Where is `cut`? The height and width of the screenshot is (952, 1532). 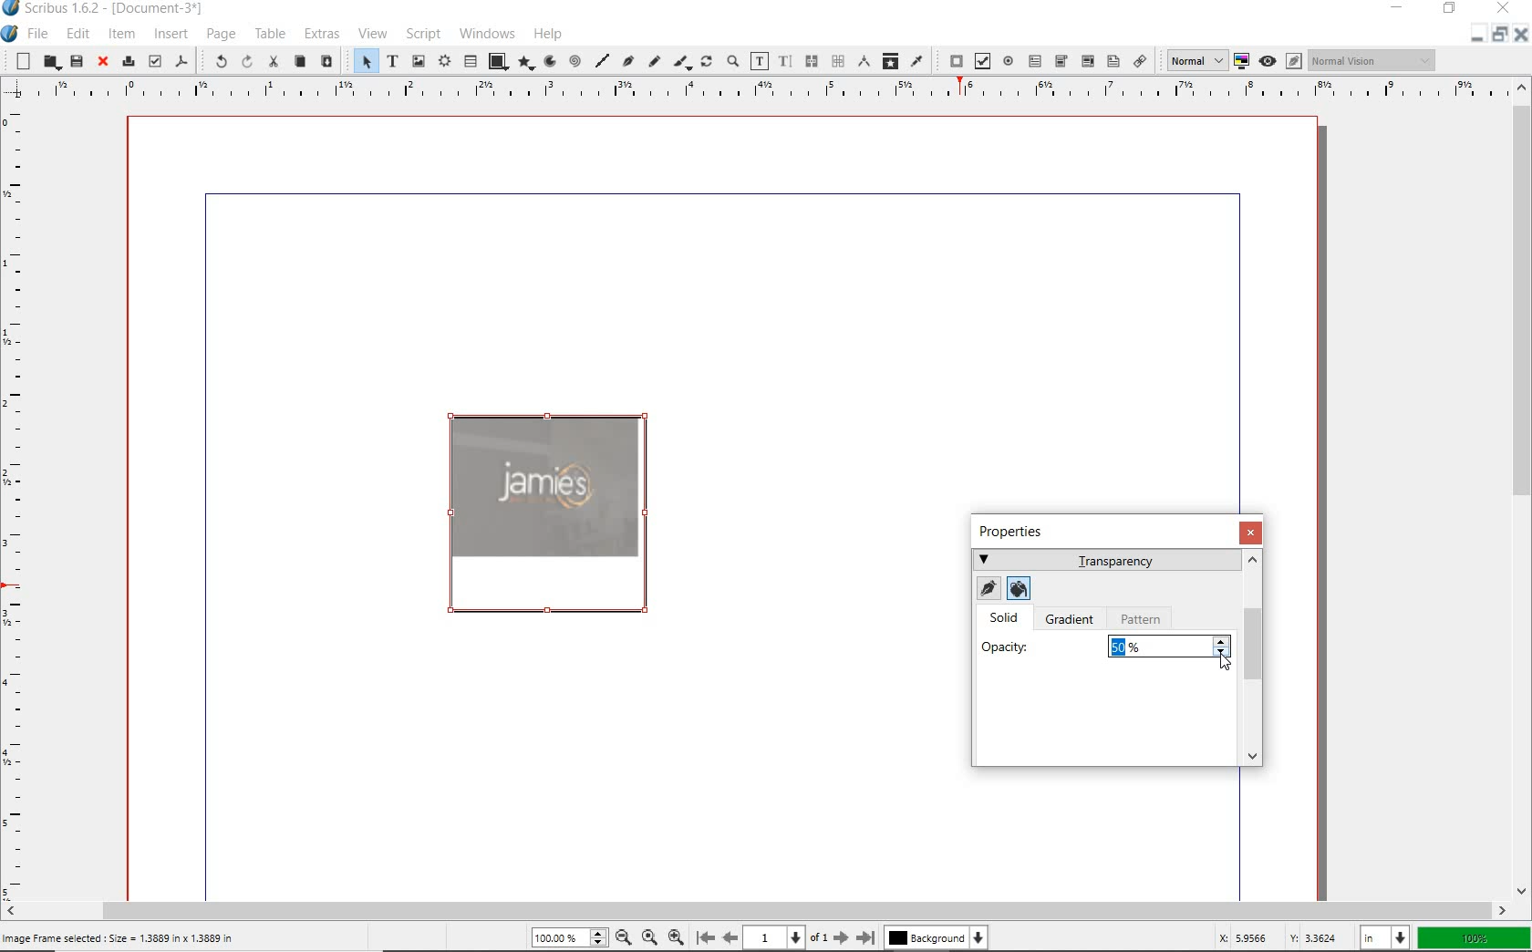
cut is located at coordinates (273, 63).